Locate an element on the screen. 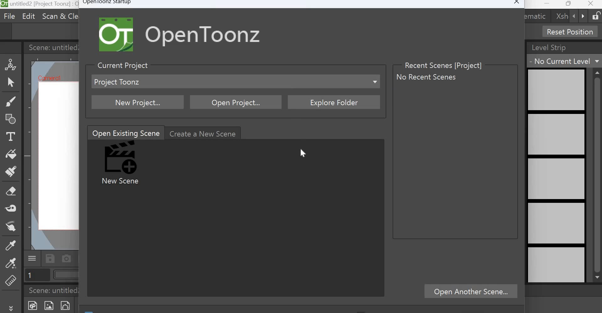 This screenshot has width=602, height=313. Scene: untitled2 is located at coordinates (51, 47).